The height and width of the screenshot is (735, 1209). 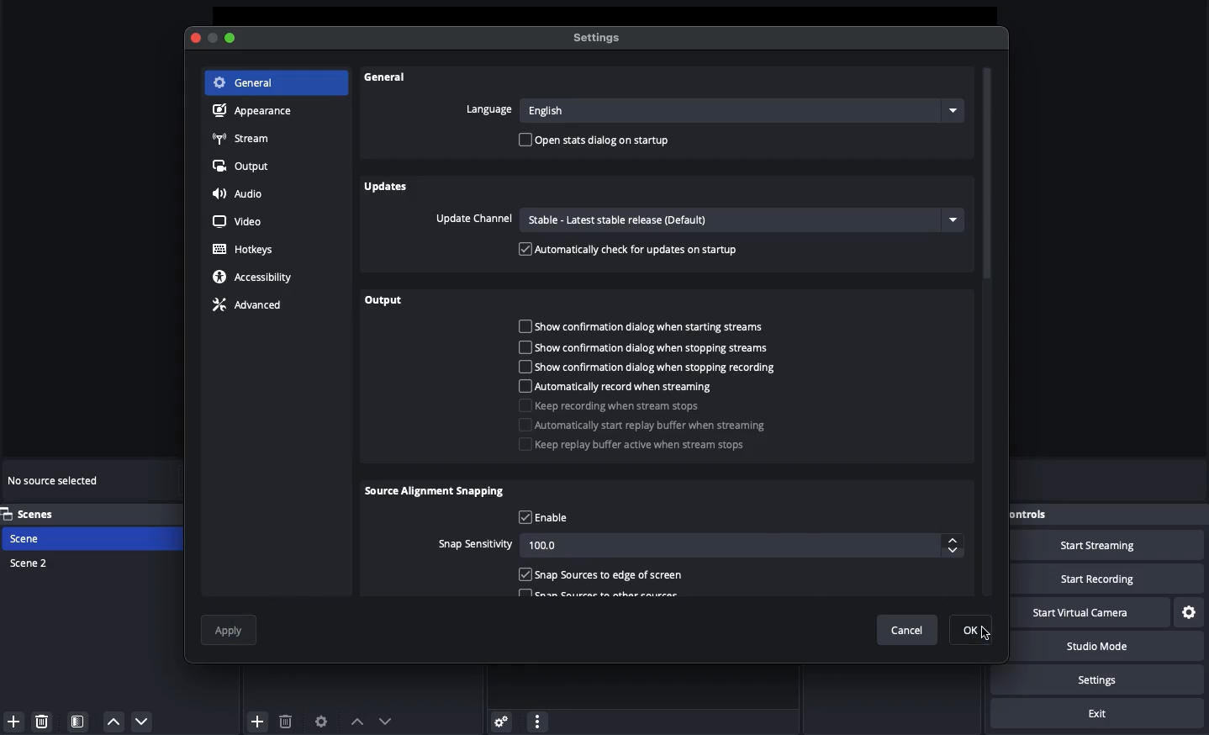 I want to click on Advanced, so click(x=253, y=306).